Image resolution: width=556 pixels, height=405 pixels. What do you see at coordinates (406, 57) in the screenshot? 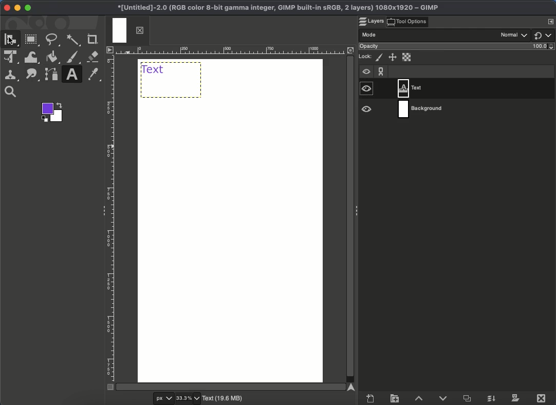
I see `Alpha` at bounding box center [406, 57].